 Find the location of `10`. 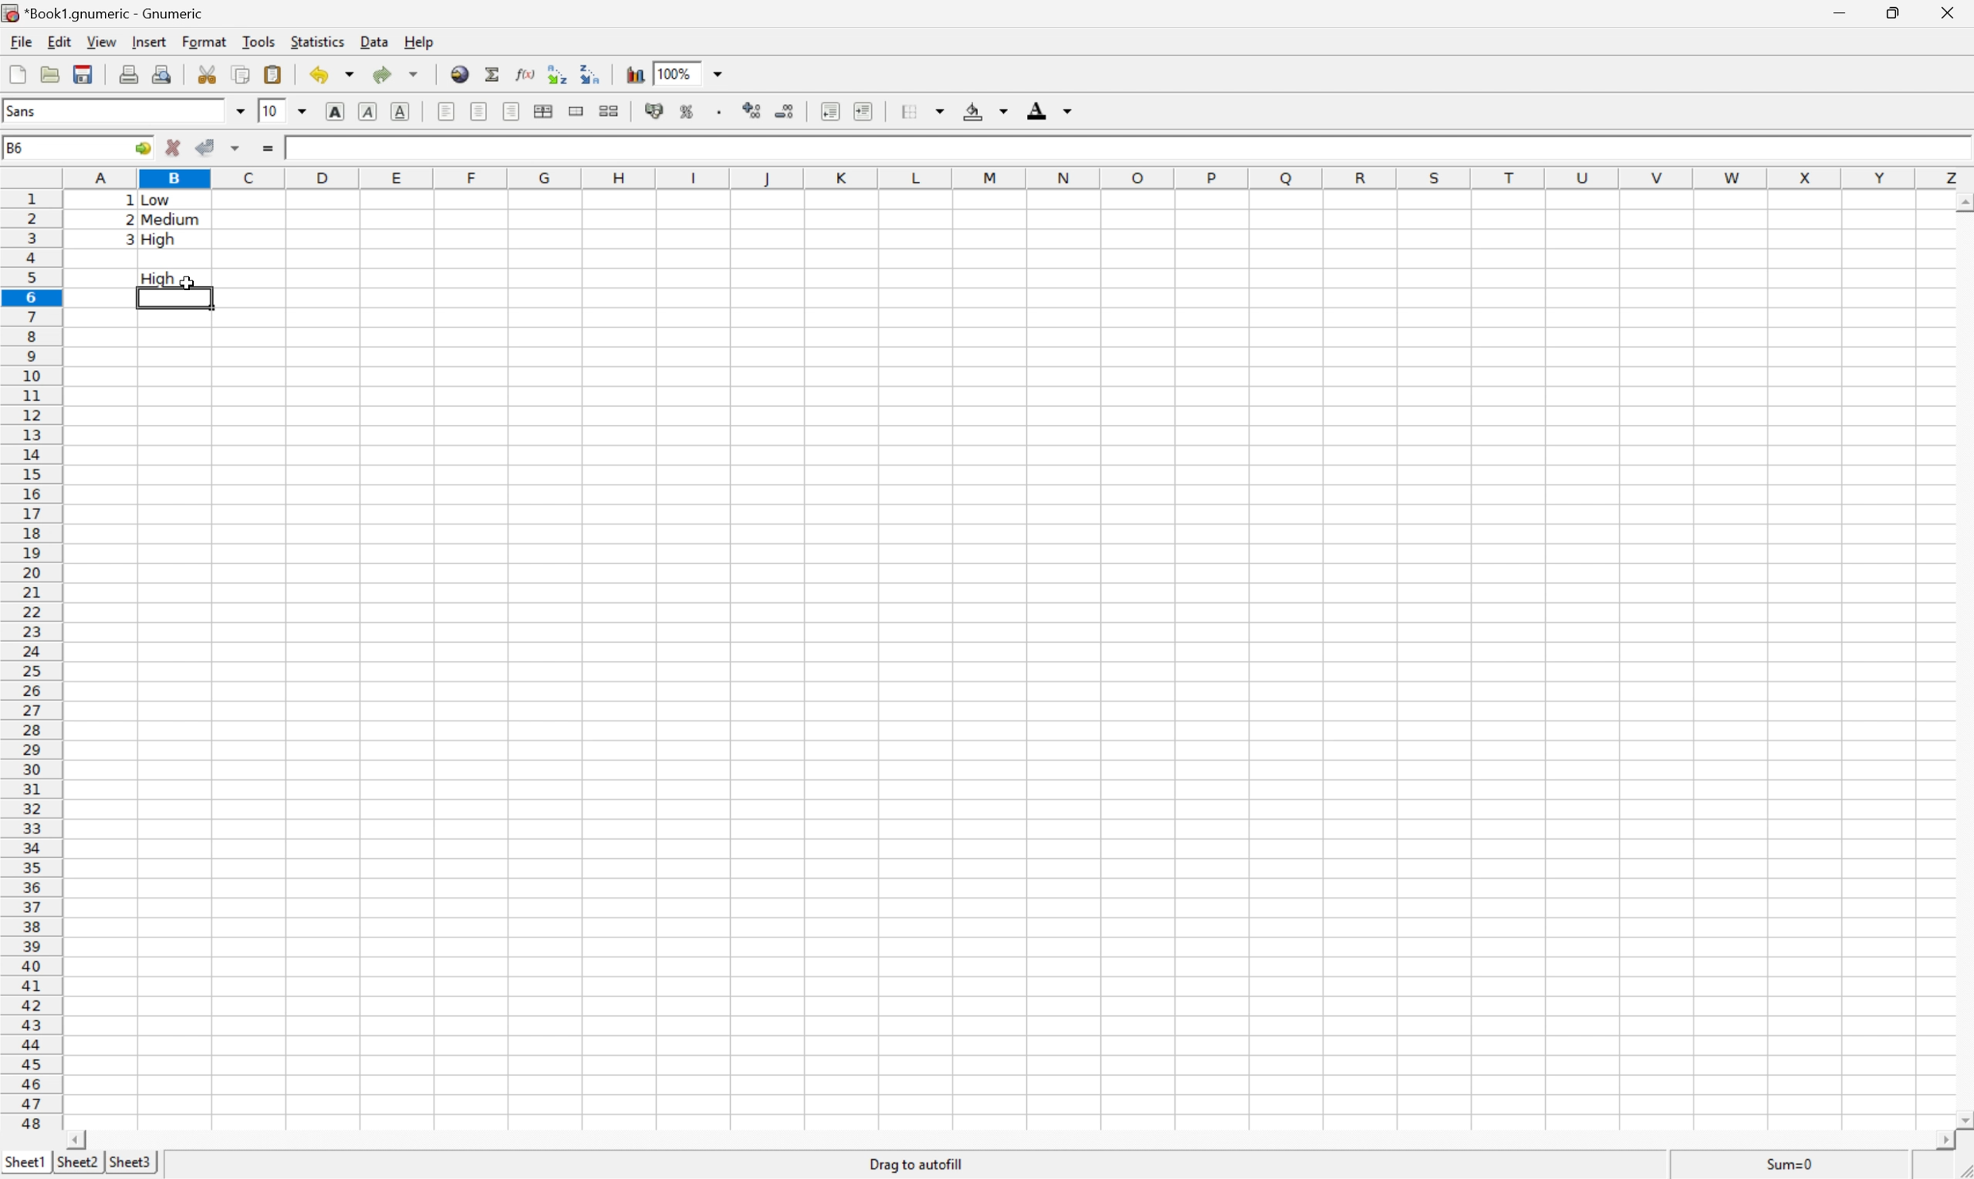

10 is located at coordinates (270, 111).